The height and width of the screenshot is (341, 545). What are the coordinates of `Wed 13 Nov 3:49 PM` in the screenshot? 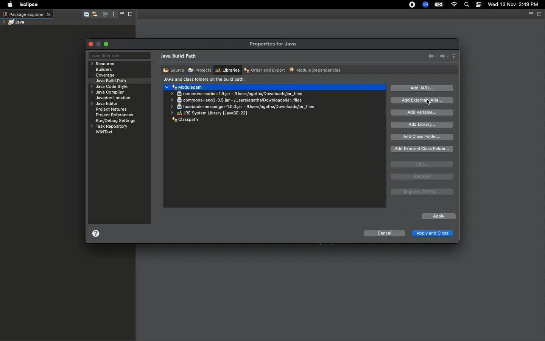 It's located at (514, 4).